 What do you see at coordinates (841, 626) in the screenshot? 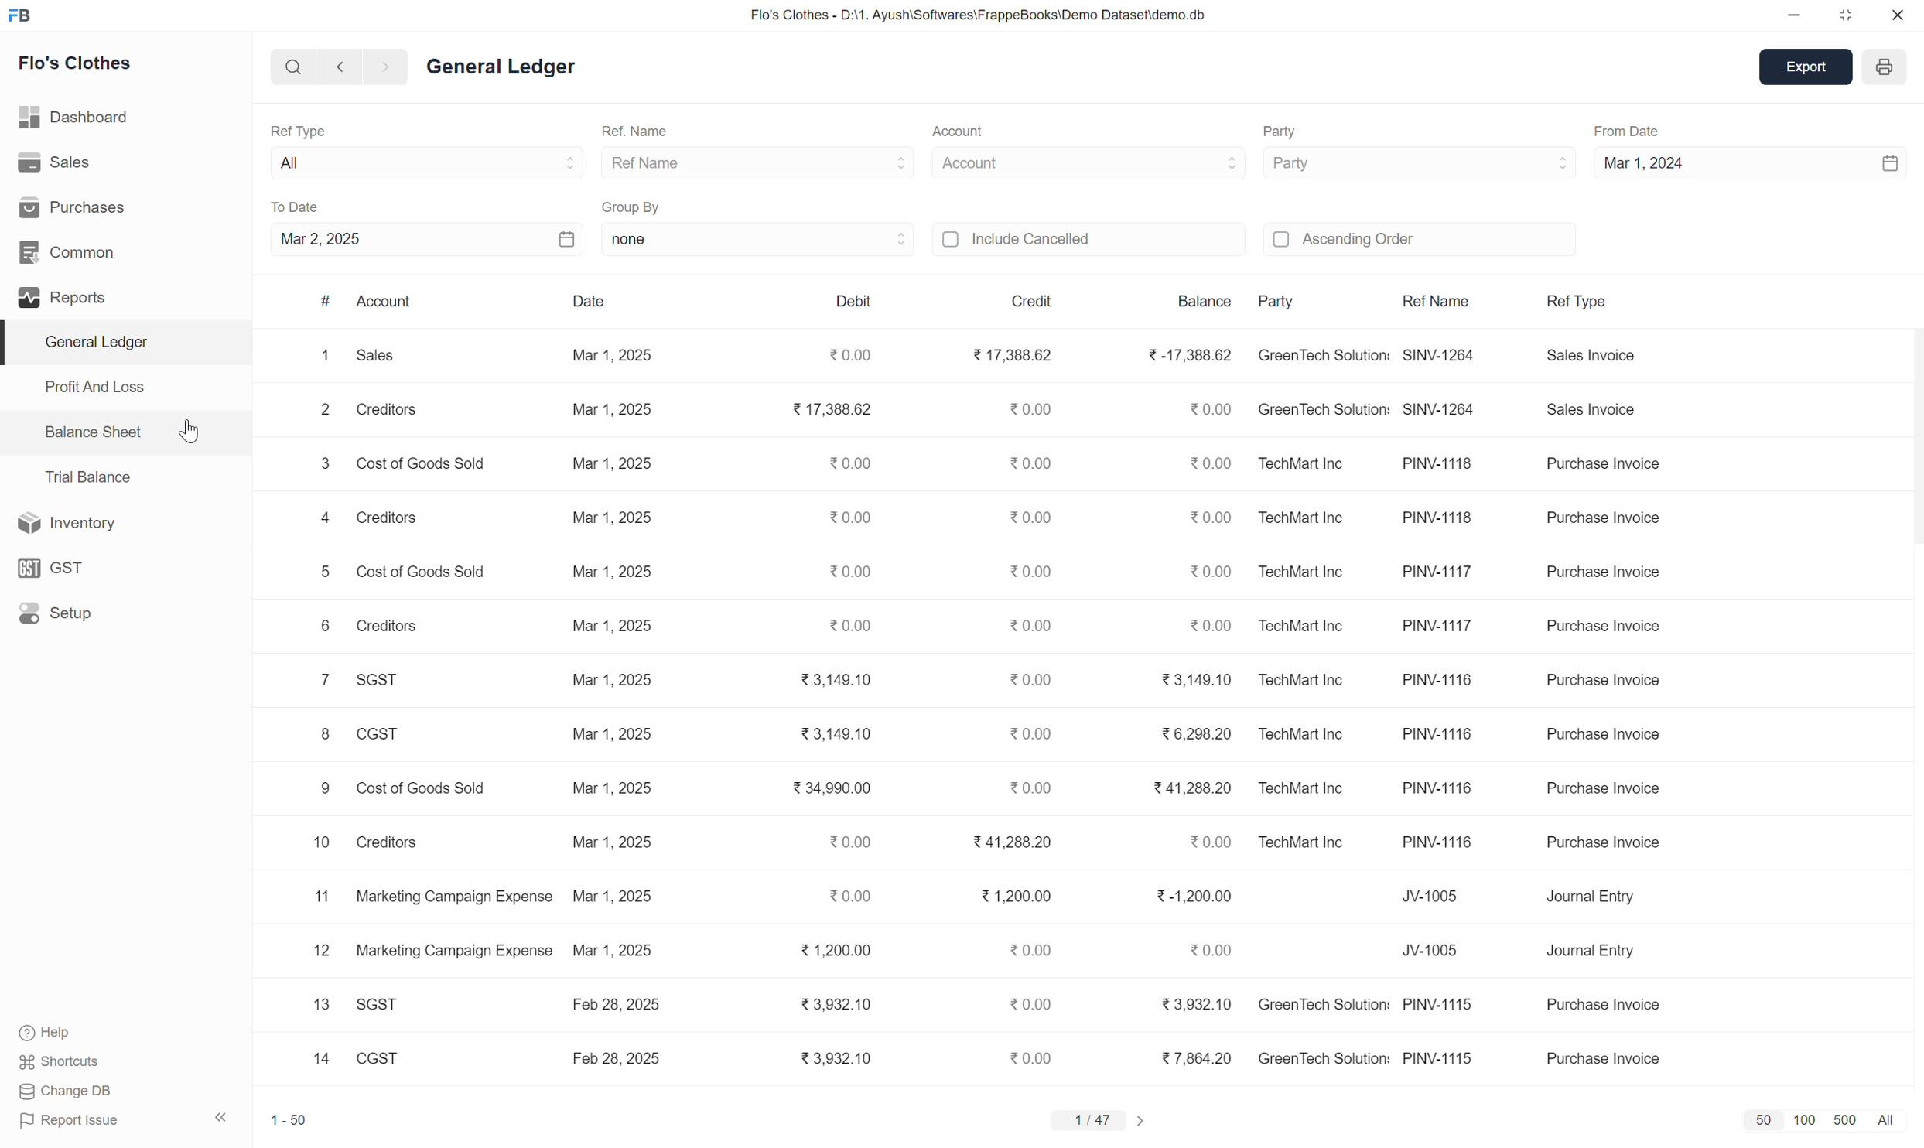
I see `0.00` at bounding box center [841, 626].